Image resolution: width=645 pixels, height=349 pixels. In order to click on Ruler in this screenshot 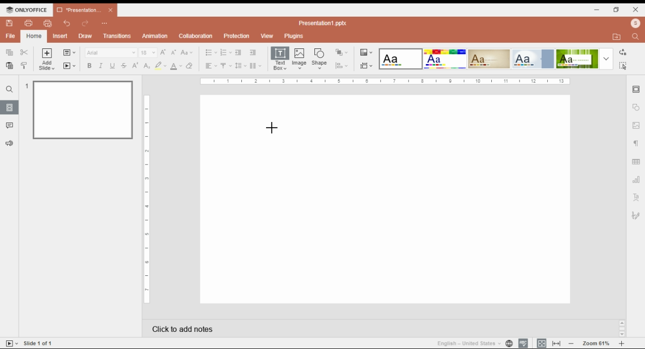, I will do `click(384, 82)`.